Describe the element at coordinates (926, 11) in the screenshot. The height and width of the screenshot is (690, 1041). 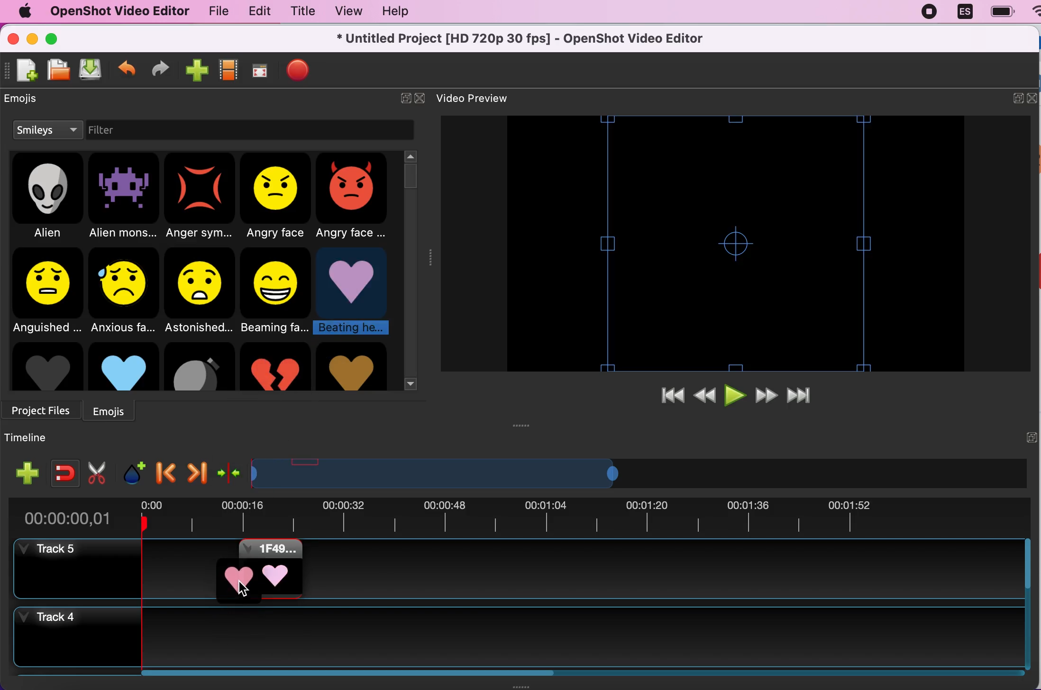
I see `recording stopped` at that location.